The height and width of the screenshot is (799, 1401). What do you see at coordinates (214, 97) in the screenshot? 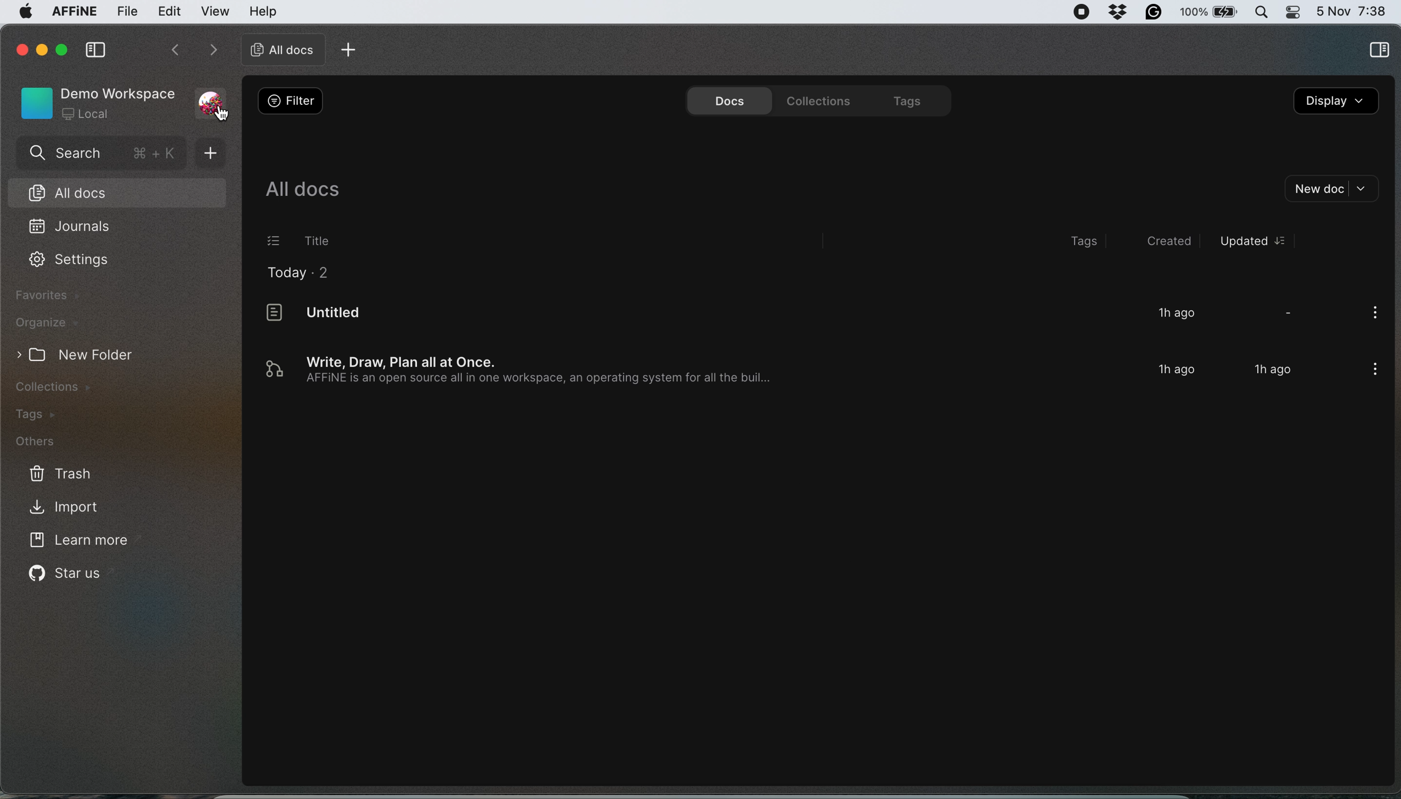
I see `profile` at bounding box center [214, 97].